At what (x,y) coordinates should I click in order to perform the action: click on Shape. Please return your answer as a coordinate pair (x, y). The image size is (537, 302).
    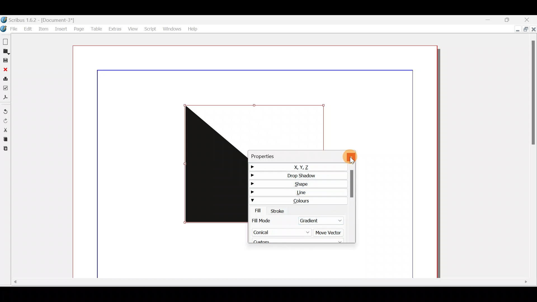
    Looking at the image, I should click on (298, 183).